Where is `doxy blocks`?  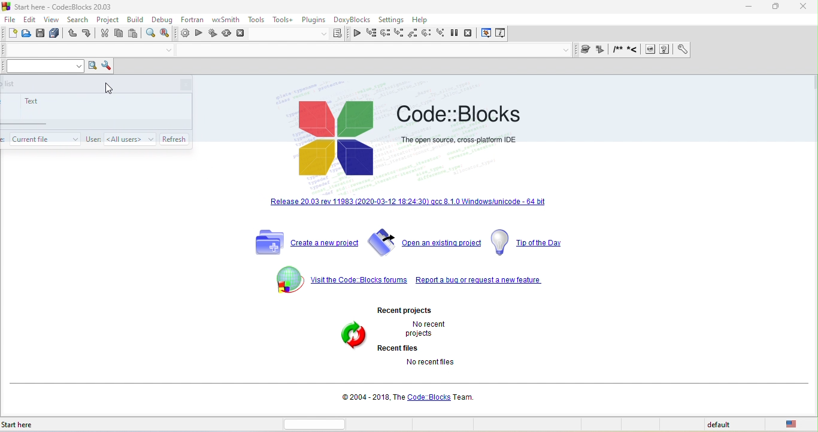 doxy blocks is located at coordinates (350, 20).